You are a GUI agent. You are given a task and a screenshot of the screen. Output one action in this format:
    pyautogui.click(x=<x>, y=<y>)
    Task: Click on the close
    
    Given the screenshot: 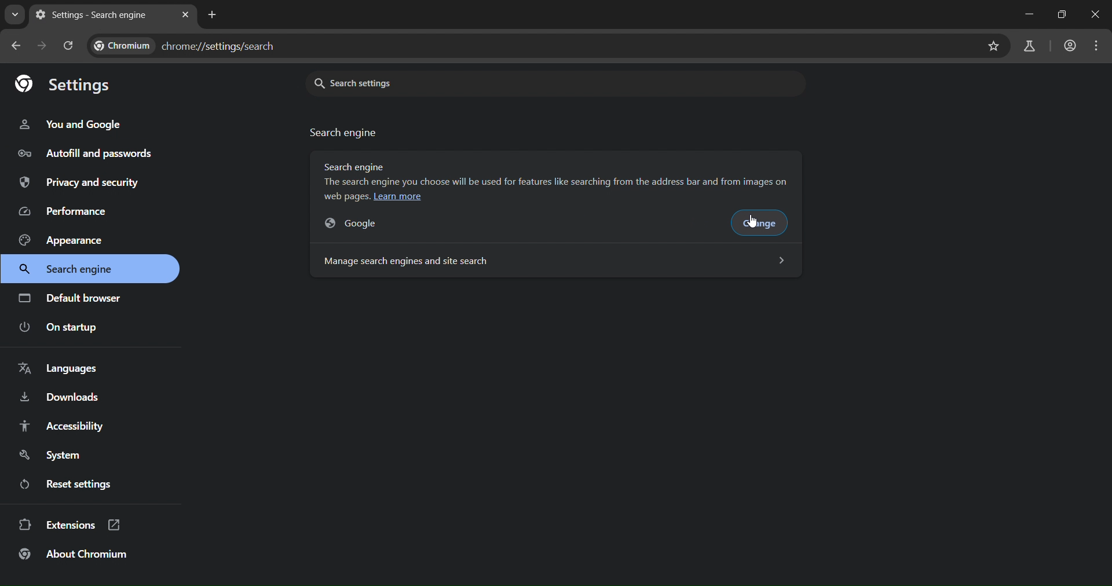 What is the action you would take?
    pyautogui.click(x=1097, y=14)
    